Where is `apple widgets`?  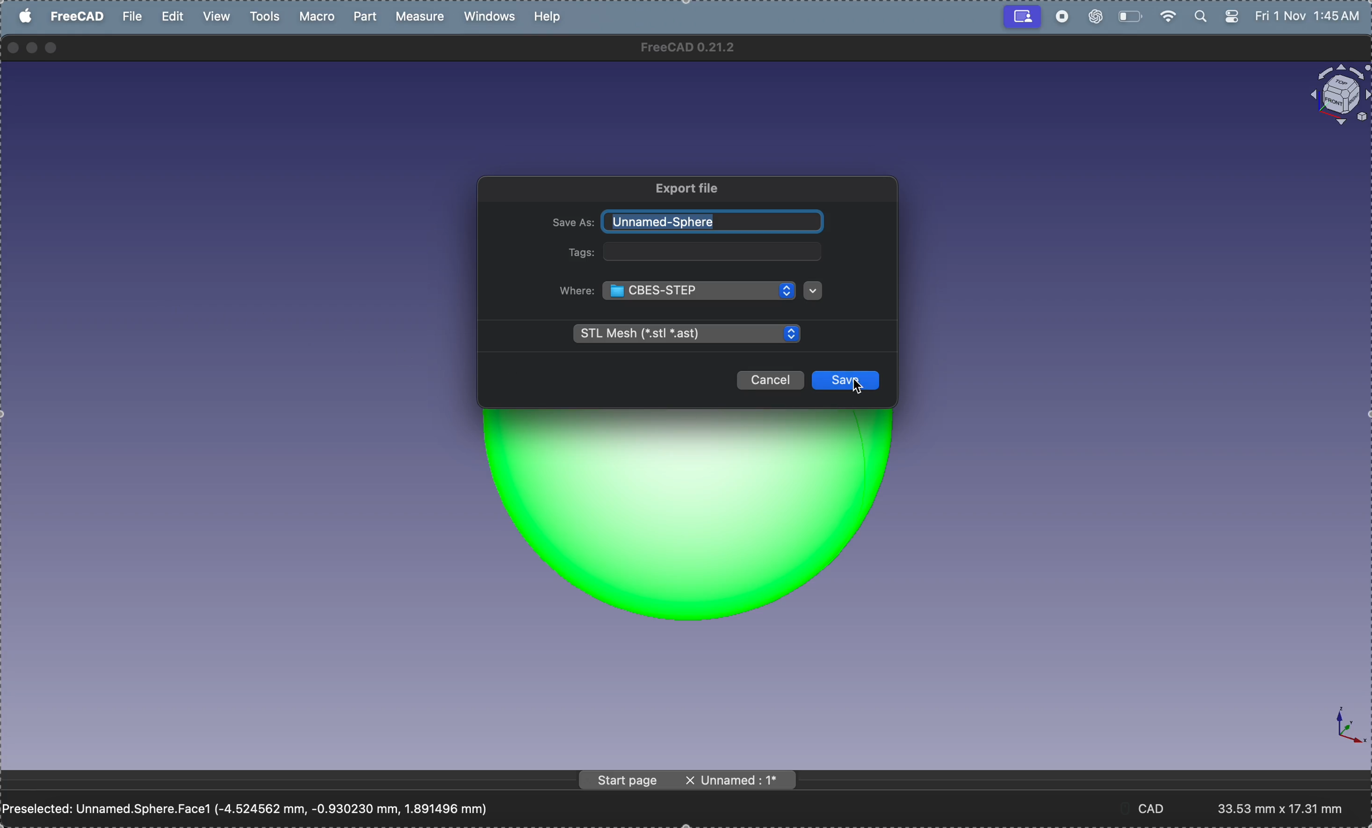
apple widgets is located at coordinates (1214, 17).